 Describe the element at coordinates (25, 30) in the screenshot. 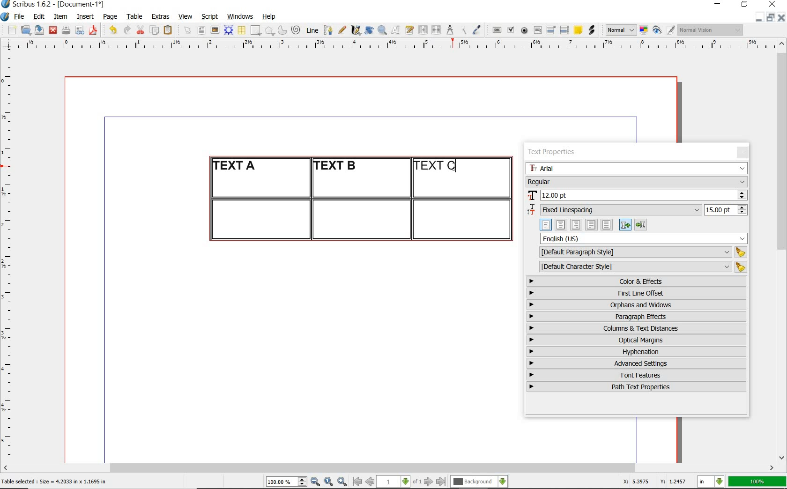

I see `open` at that location.